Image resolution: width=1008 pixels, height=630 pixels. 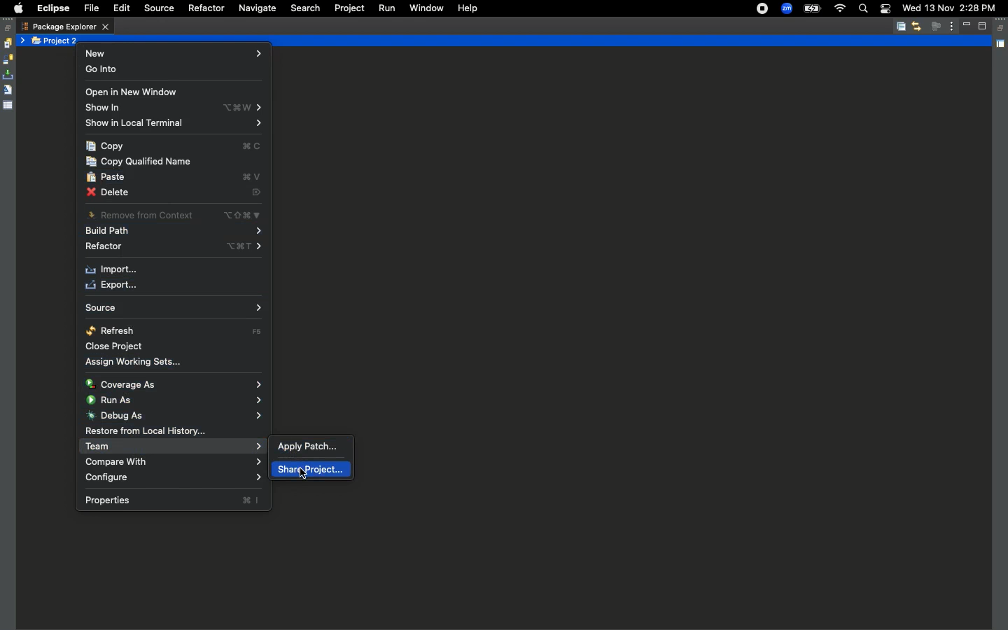 I want to click on History, so click(x=7, y=43).